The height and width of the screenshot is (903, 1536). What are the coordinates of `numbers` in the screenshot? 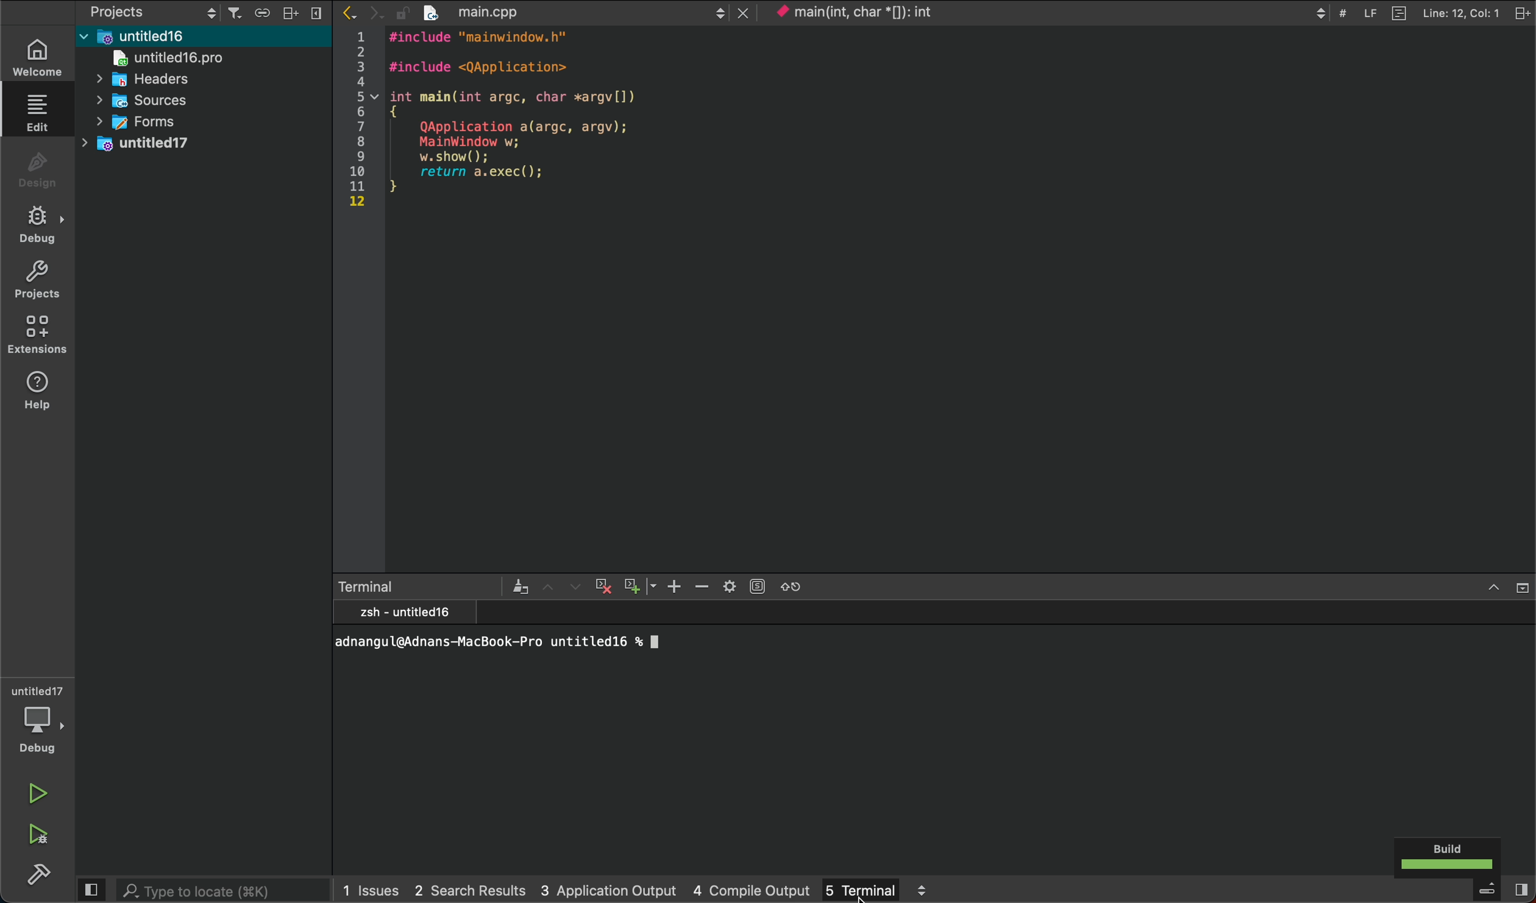 It's located at (357, 121).